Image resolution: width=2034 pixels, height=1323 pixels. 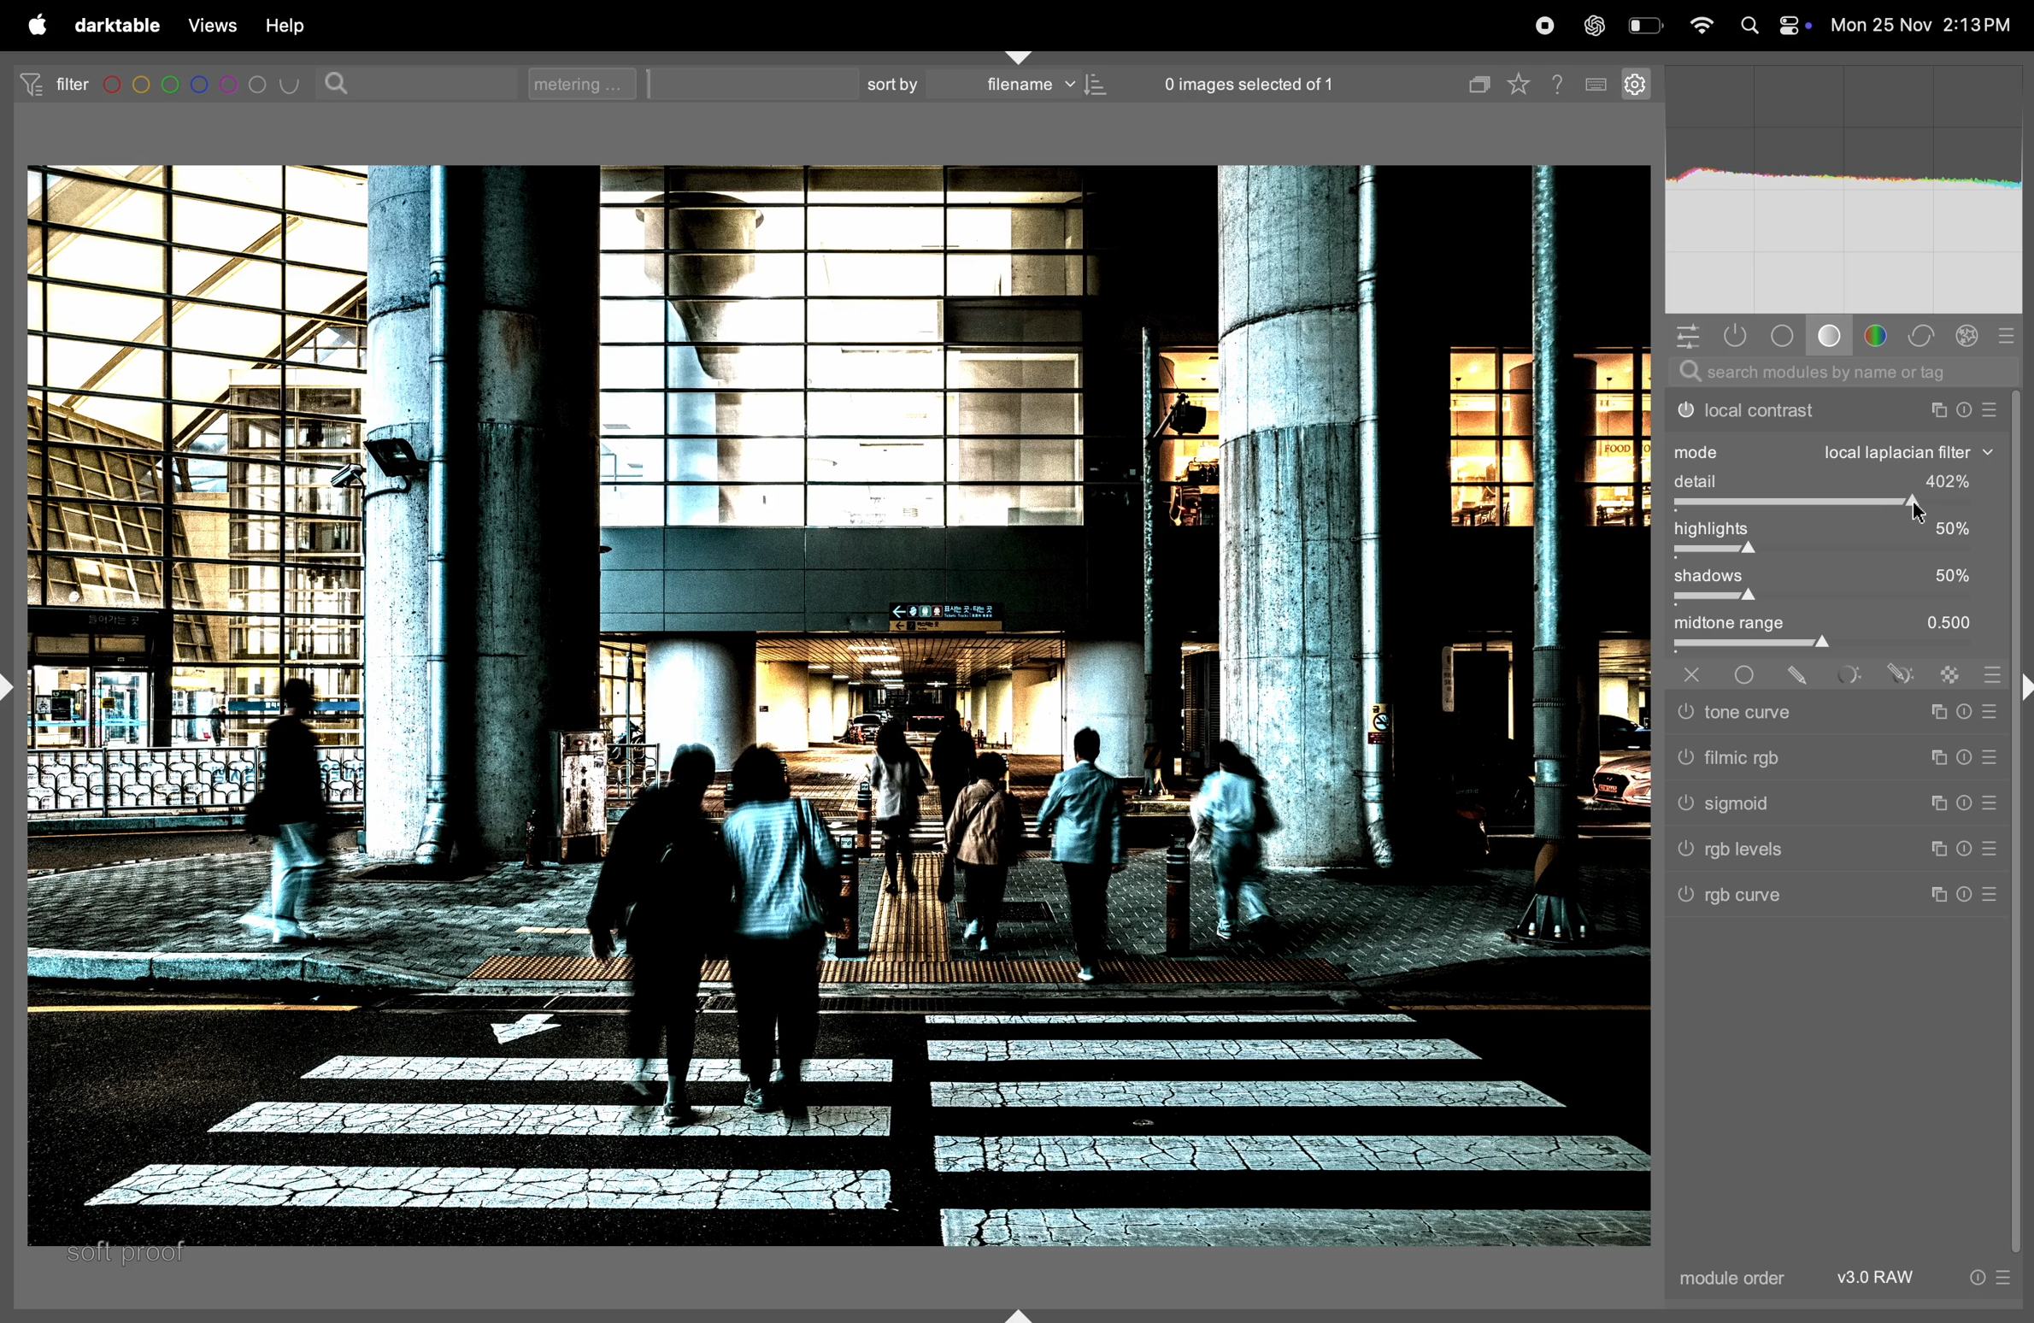 What do you see at coordinates (1785, 334) in the screenshot?
I see `tone` at bounding box center [1785, 334].